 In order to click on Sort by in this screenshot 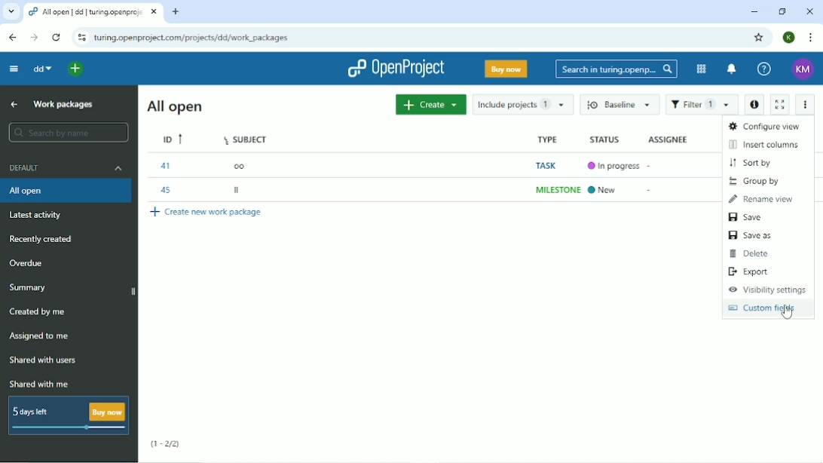, I will do `click(753, 163)`.